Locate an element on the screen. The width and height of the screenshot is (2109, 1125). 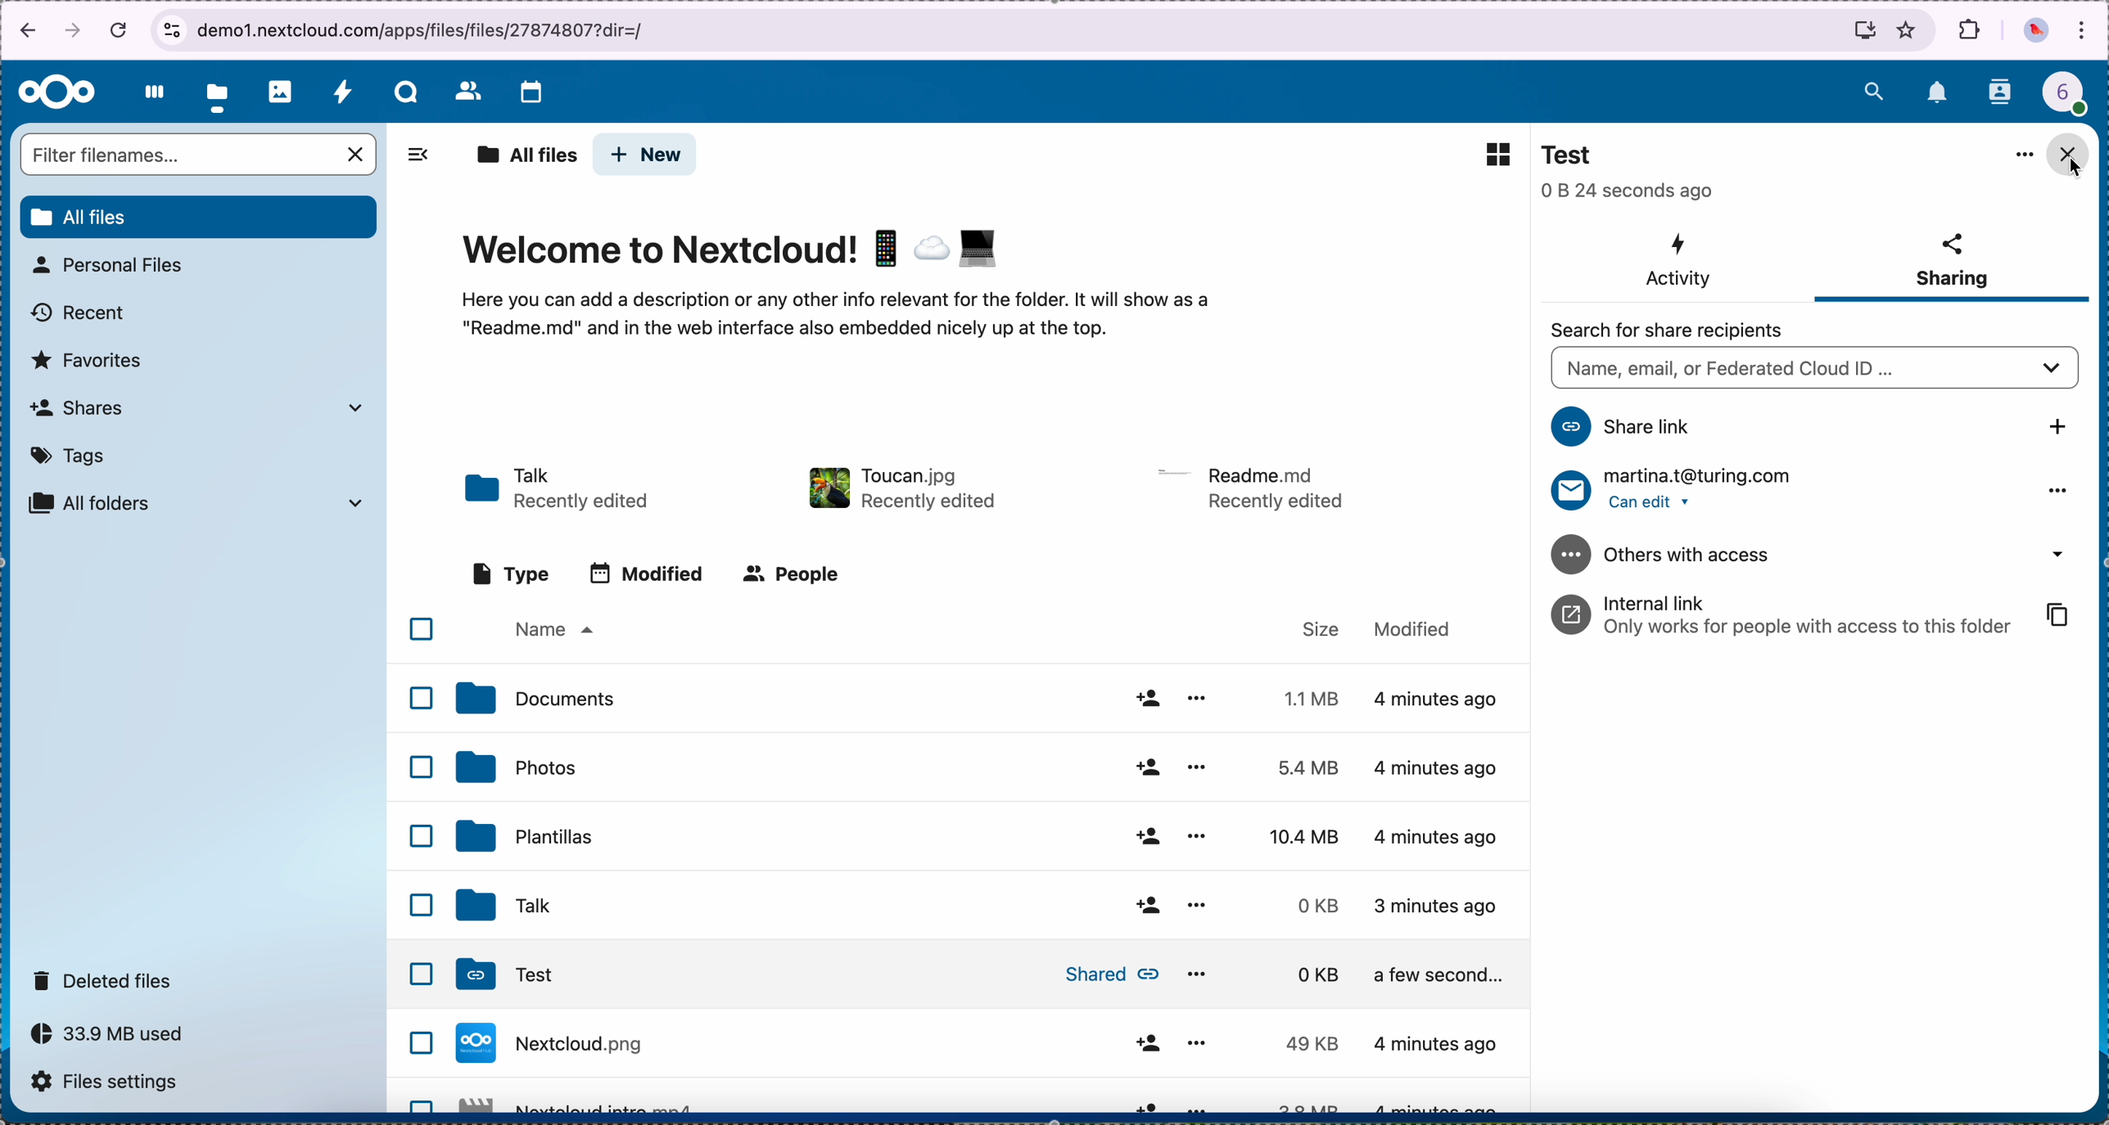
capacity is located at coordinates (116, 1038).